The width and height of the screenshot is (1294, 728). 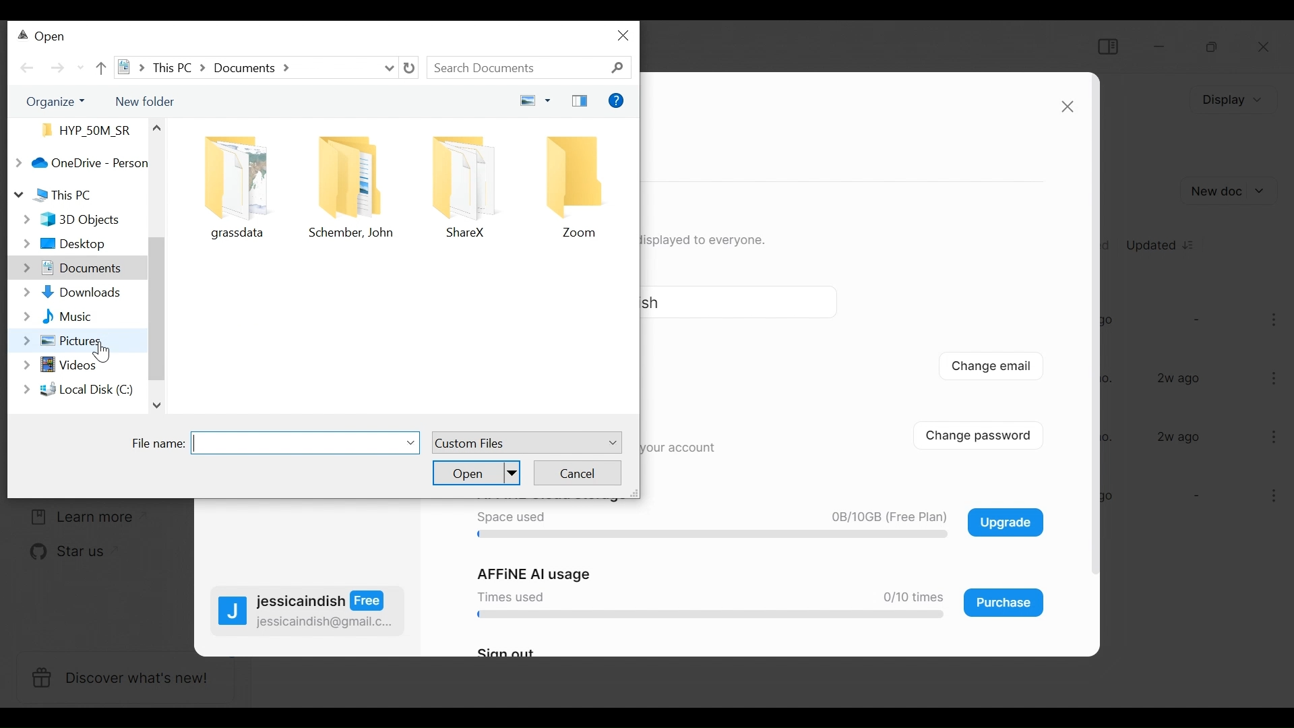 I want to click on minimize, so click(x=1161, y=46).